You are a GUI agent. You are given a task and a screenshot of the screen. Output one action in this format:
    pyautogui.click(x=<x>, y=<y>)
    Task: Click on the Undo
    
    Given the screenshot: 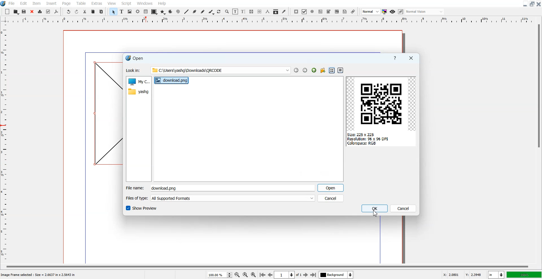 What is the action you would take?
    pyautogui.click(x=69, y=11)
    